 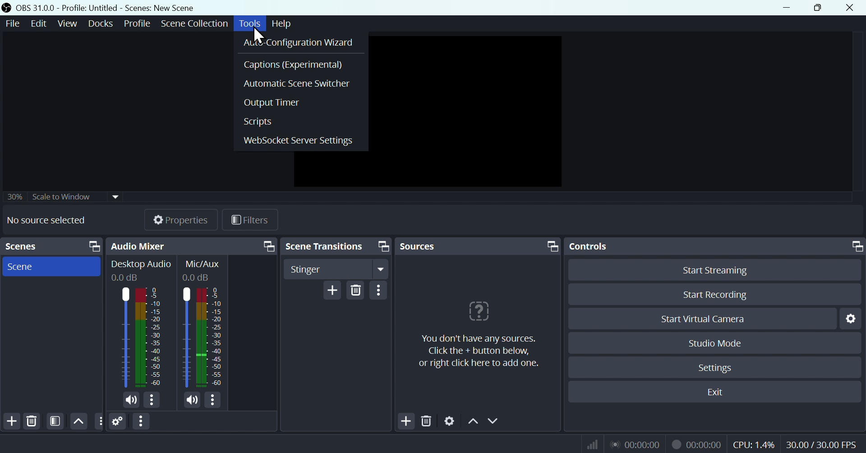 What do you see at coordinates (635, 444) in the screenshot?
I see `Audio recorder` at bounding box center [635, 444].